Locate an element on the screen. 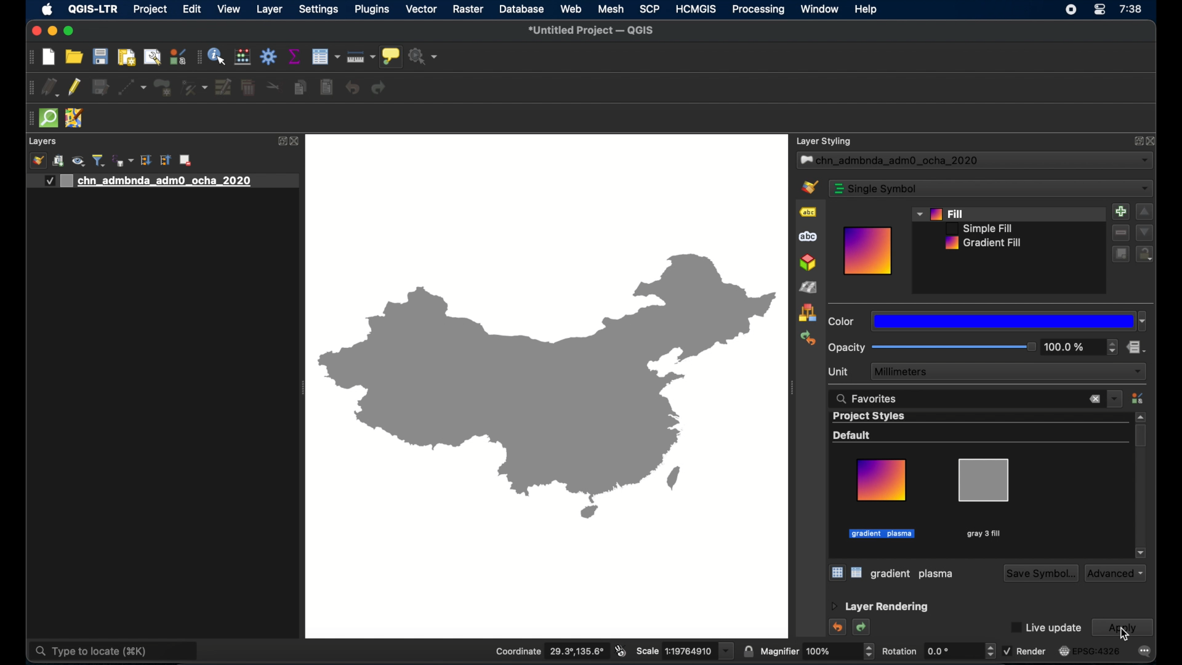 This screenshot has width=1182, height=665. web is located at coordinates (572, 9).